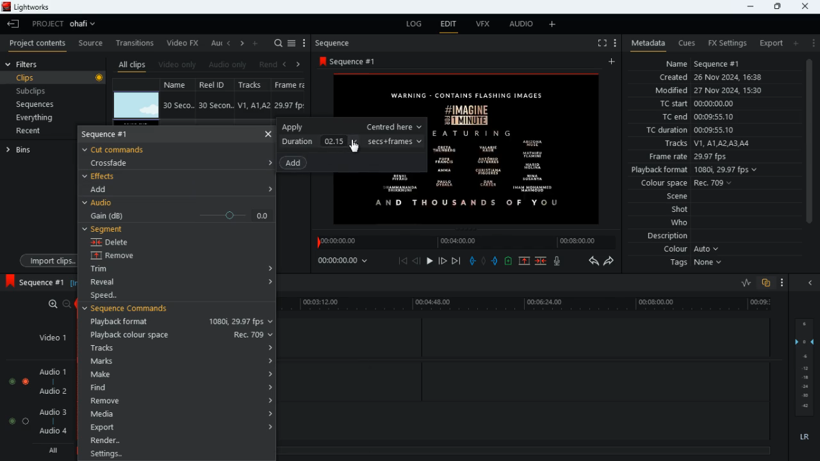  I want to click on minimize, so click(748, 6).